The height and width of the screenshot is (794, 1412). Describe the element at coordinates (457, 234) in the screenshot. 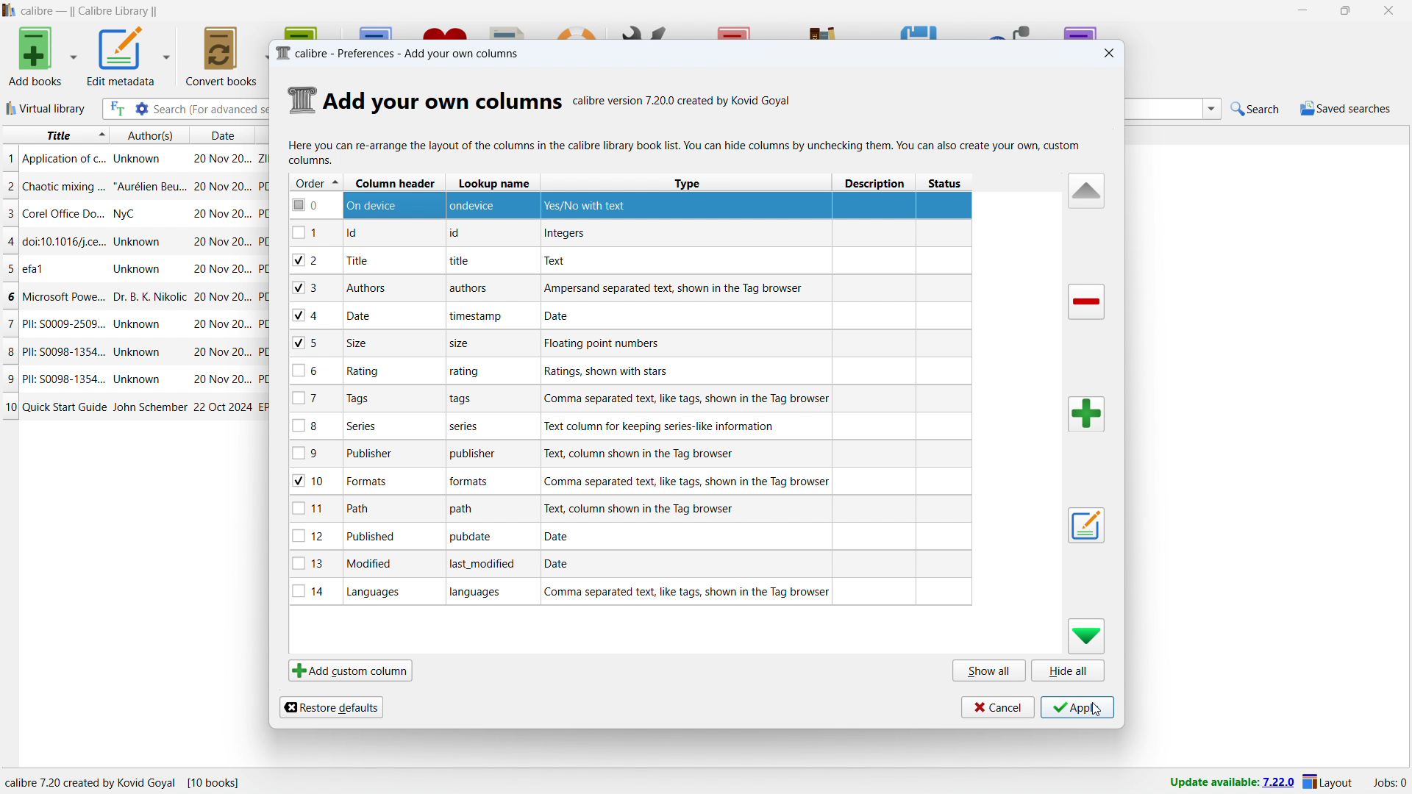

I see `id` at that location.